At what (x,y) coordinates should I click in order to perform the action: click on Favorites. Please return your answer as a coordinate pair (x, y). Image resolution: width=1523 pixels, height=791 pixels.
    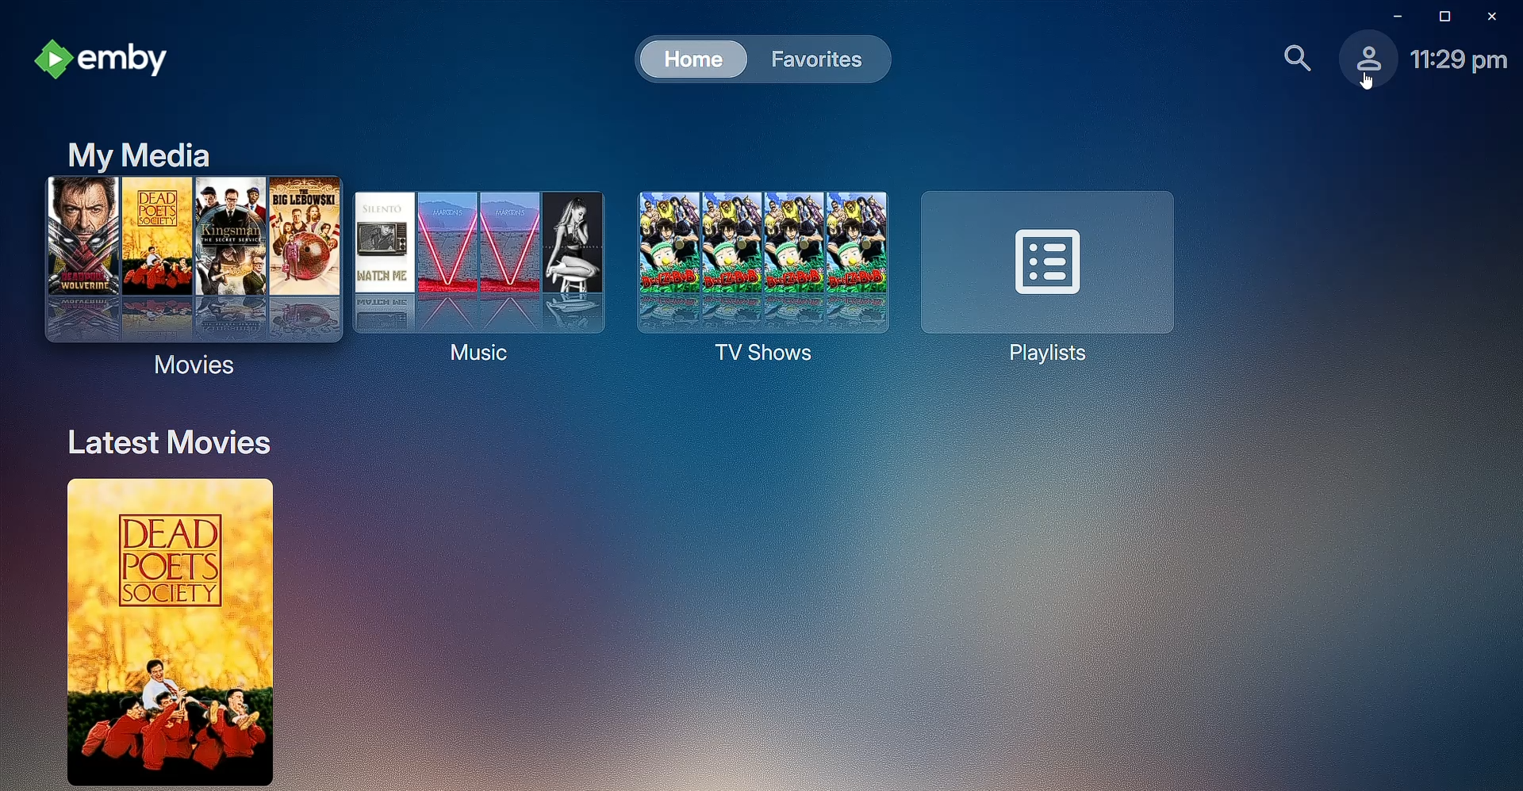
    Looking at the image, I should click on (814, 59).